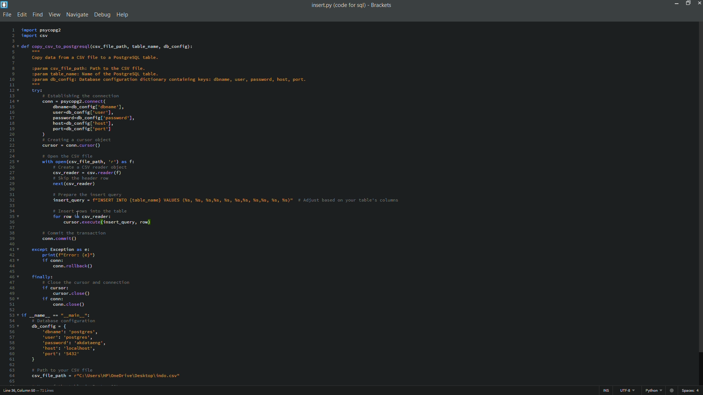  What do you see at coordinates (4, 4) in the screenshot?
I see `app icon` at bounding box center [4, 4].